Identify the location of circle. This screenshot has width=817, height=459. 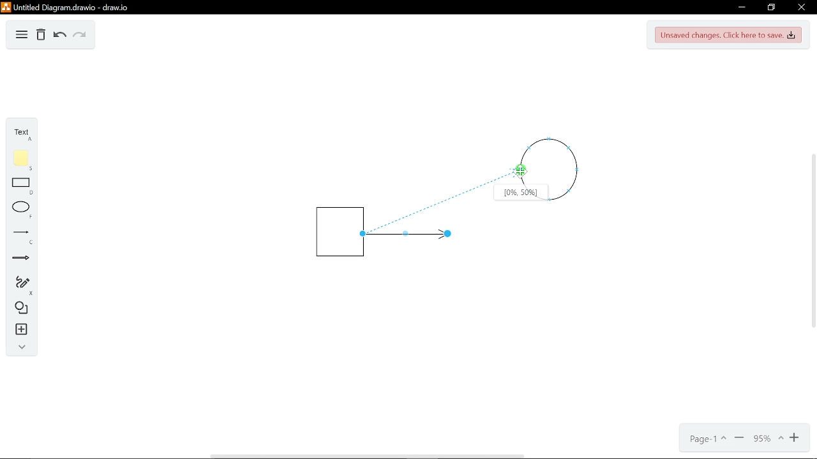
(566, 184).